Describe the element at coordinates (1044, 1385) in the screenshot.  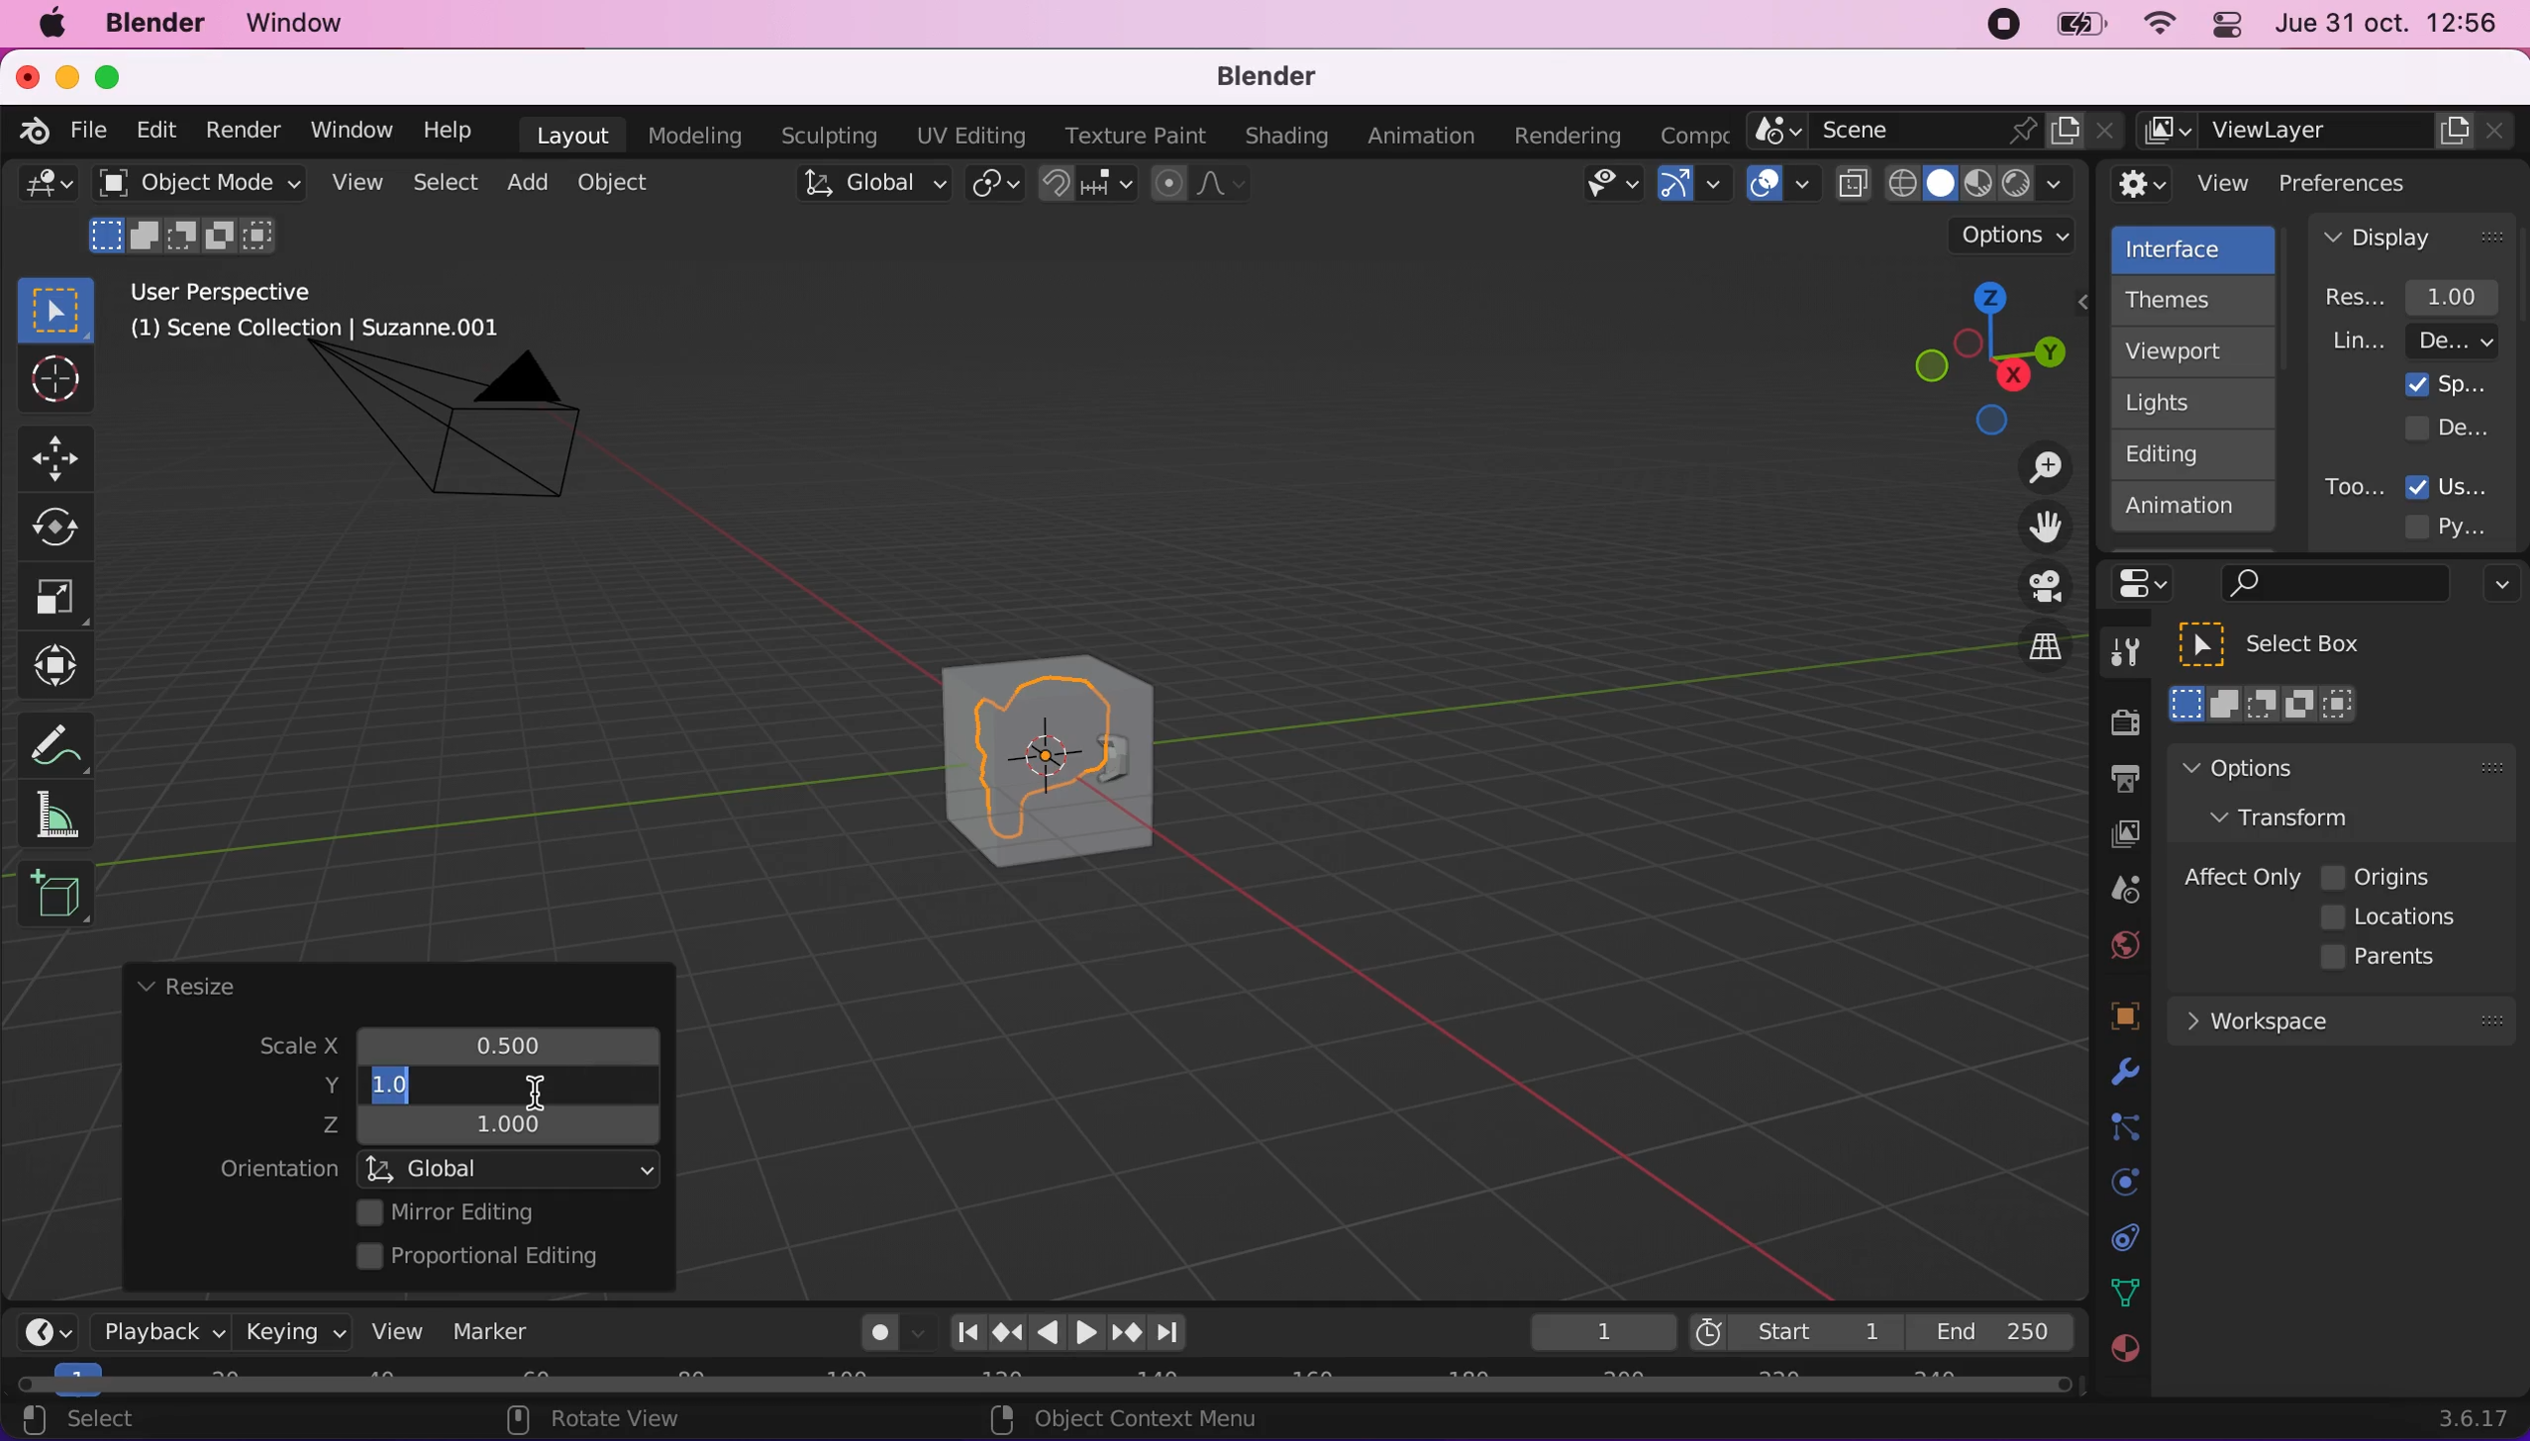
I see `horizontal scroll bar` at that location.